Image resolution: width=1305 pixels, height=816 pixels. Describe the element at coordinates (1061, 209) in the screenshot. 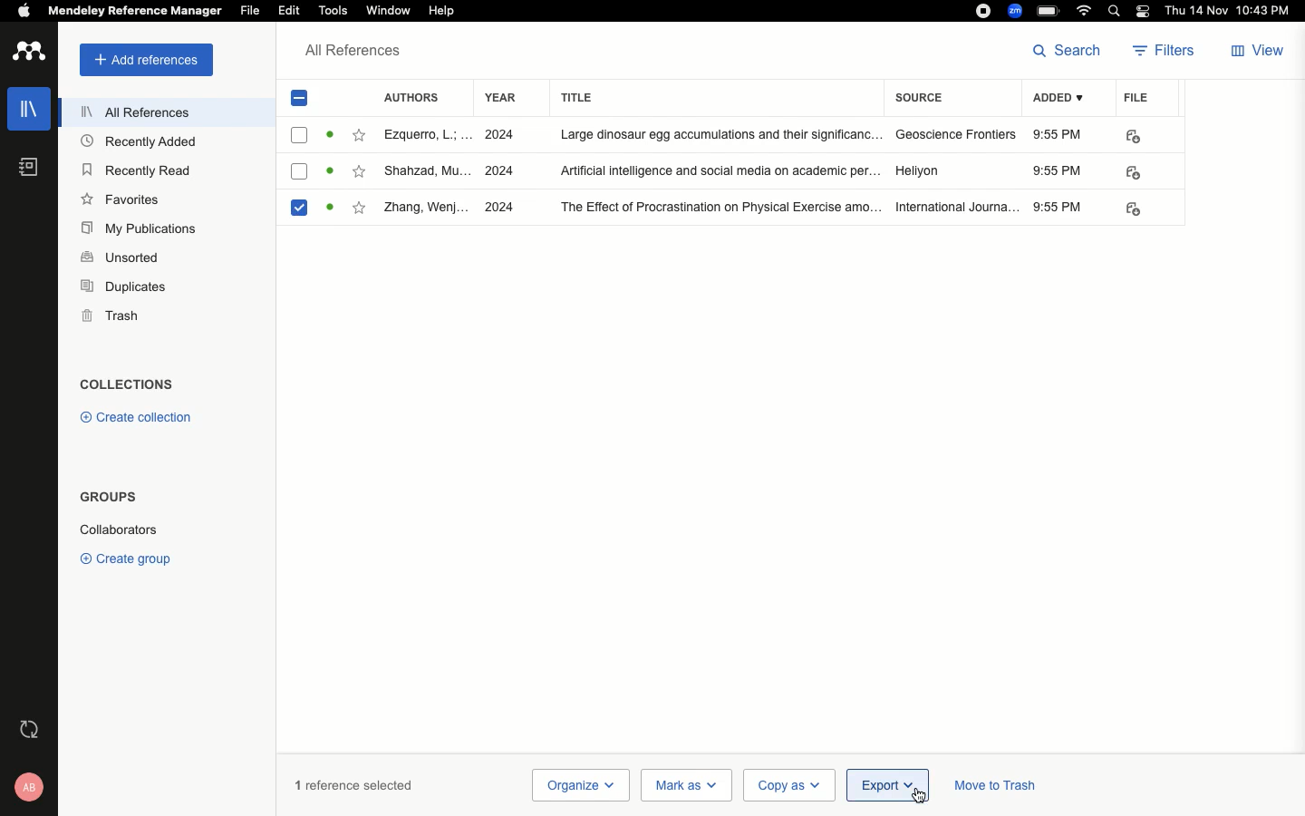

I see `9:55 PM` at that location.